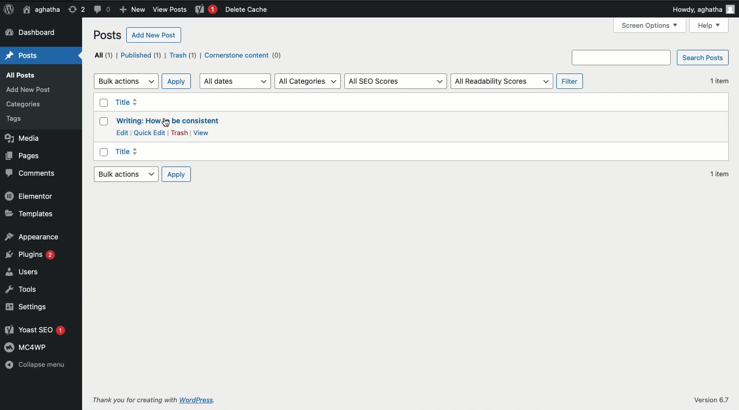 This screenshot has height=410, width=739. I want to click on Appearance, so click(32, 236).